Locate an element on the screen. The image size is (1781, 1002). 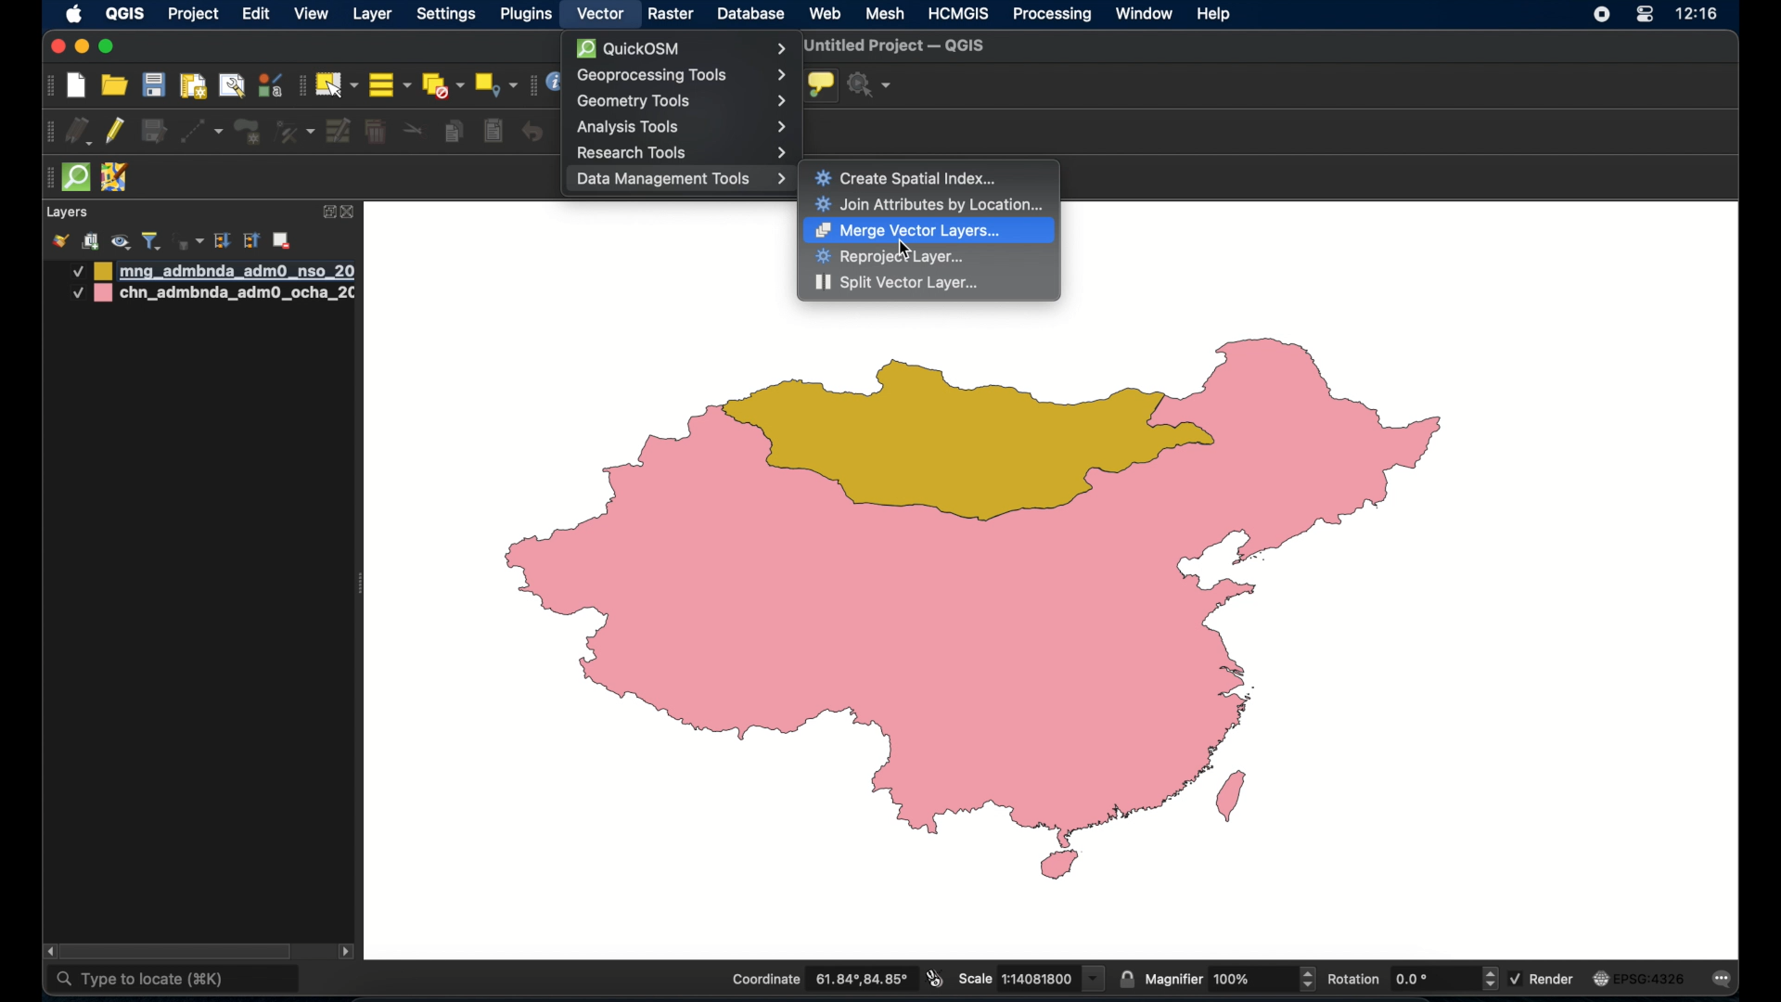
remove layer/group is located at coordinates (285, 240).